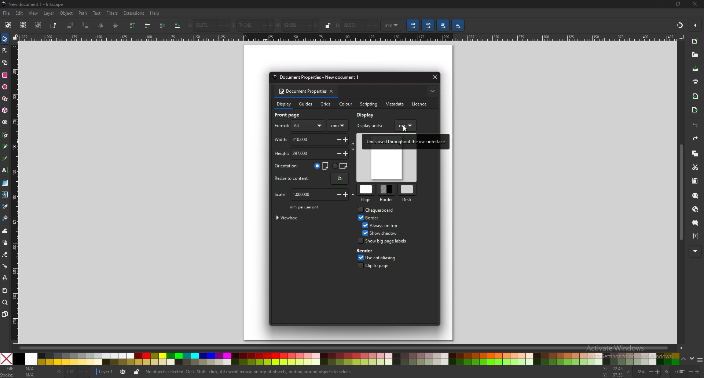 Image resolution: width=704 pixels, height=378 pixels. I want to click on front page, so click(291, 115).